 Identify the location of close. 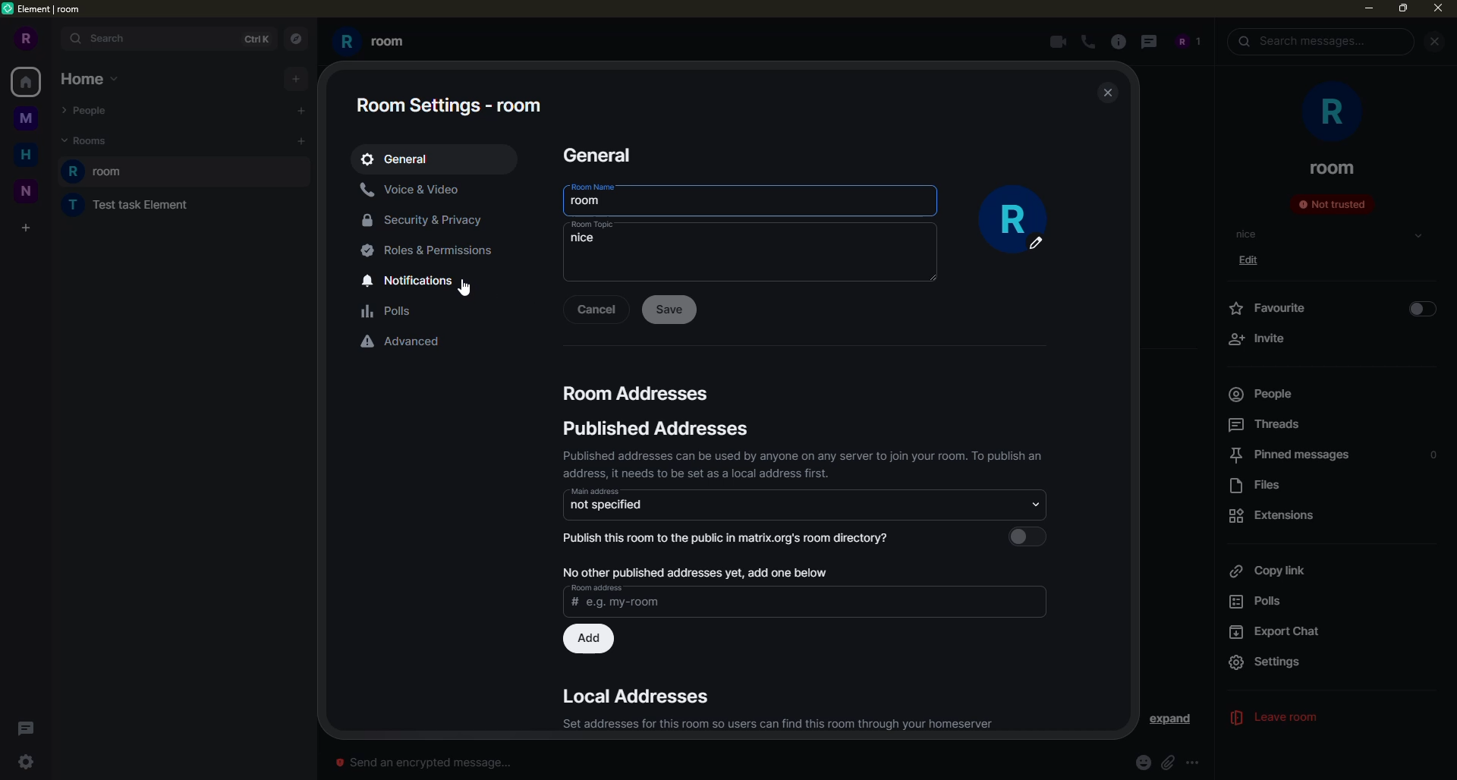
(1437, 10).